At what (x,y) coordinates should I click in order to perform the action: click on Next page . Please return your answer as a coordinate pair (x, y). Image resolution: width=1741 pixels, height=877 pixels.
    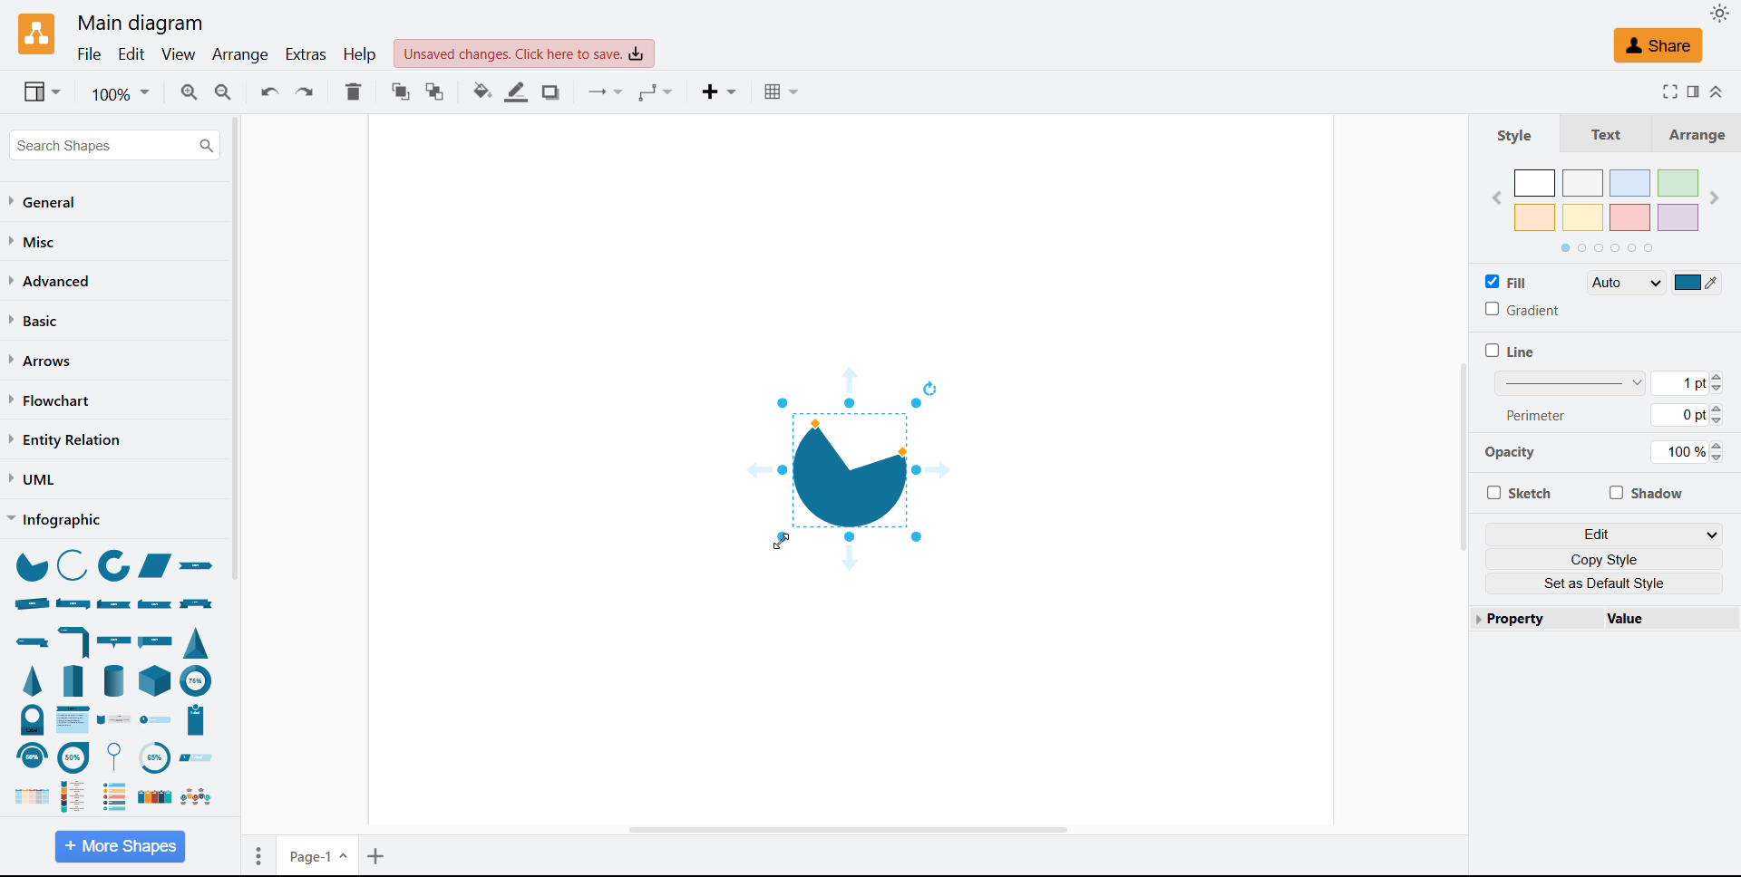
    Looking at the image, I should click on (1714, 198).